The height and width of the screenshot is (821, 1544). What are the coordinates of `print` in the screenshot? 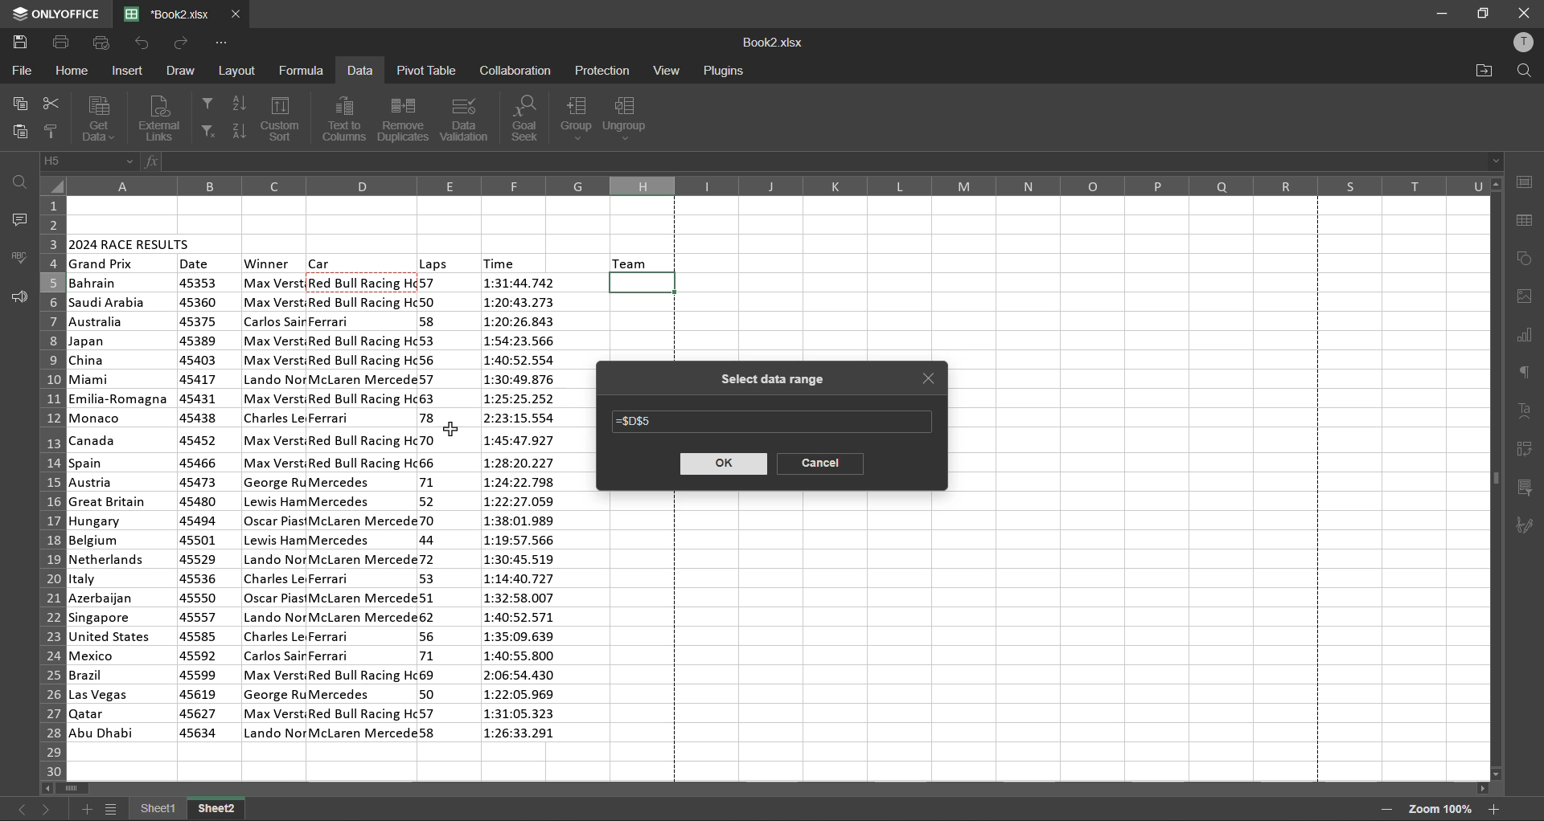 It's located at (62, 43).